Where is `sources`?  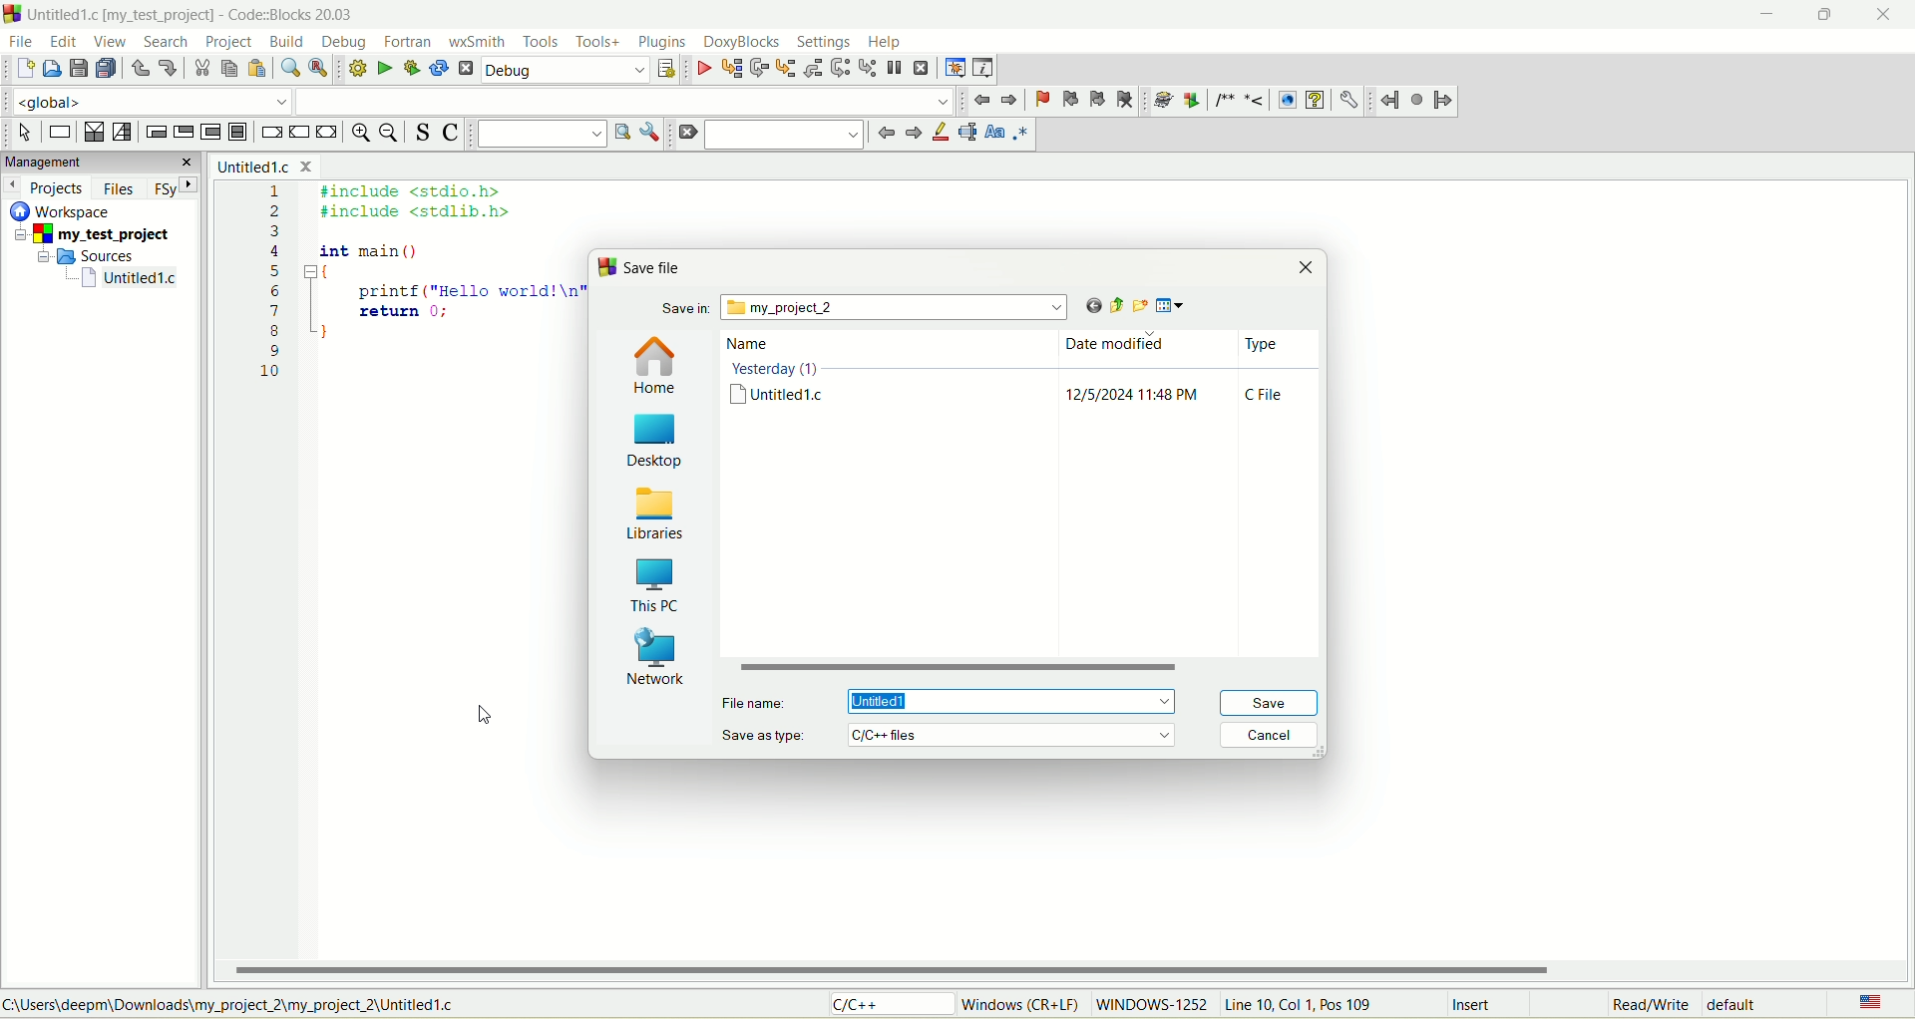
sources is located at coordinates (93, 255).